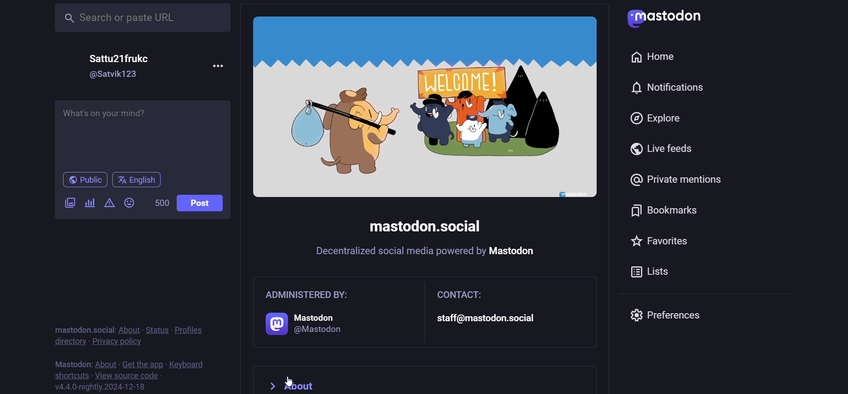  I want to click on content warning, so click(109, 203).